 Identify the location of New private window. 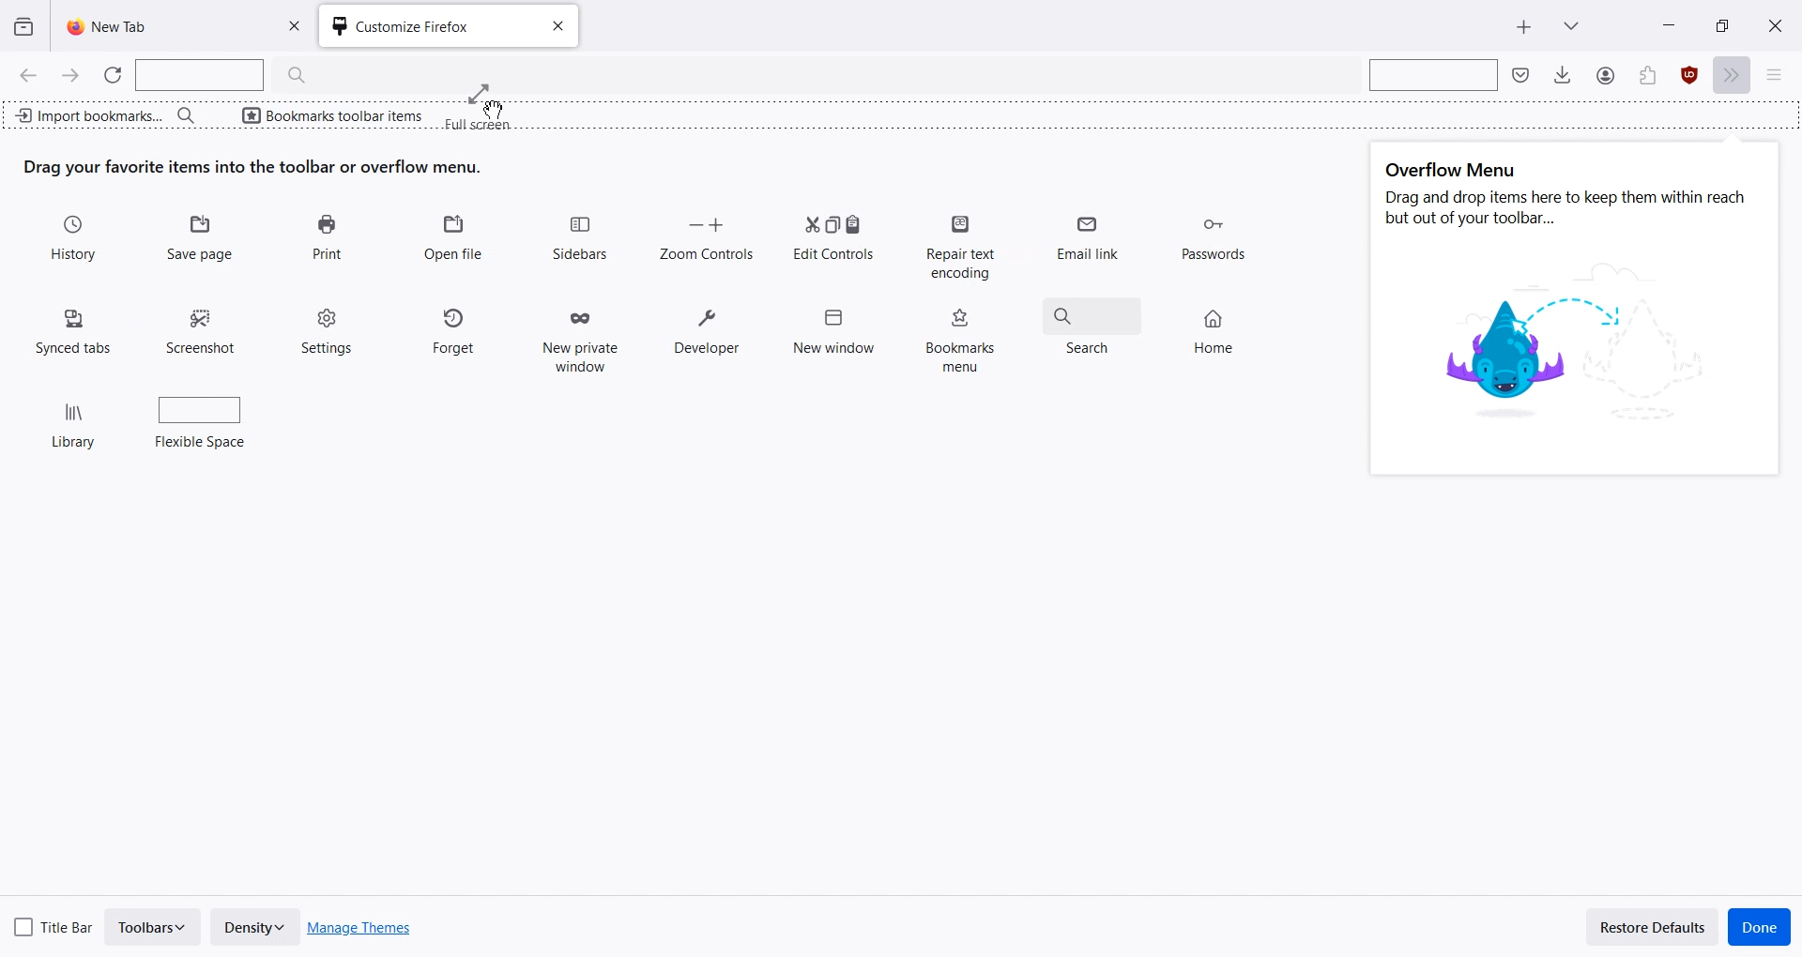
(578, 335).